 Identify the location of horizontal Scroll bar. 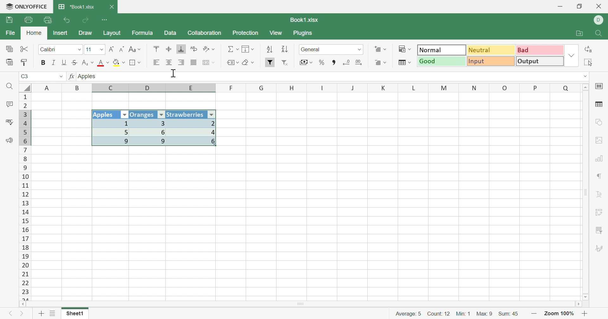
(302, 303).